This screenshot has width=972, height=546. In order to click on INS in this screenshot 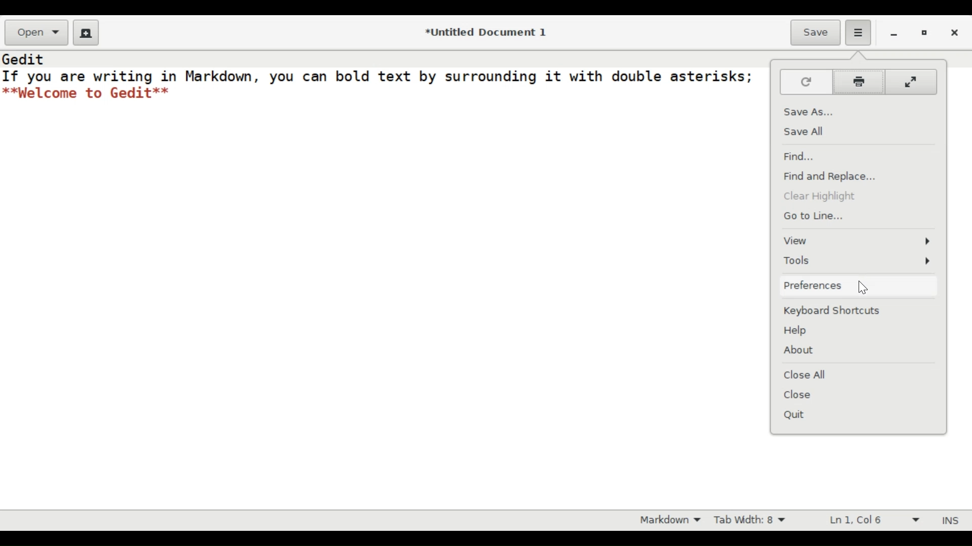, I will do `click(952, 522)`.